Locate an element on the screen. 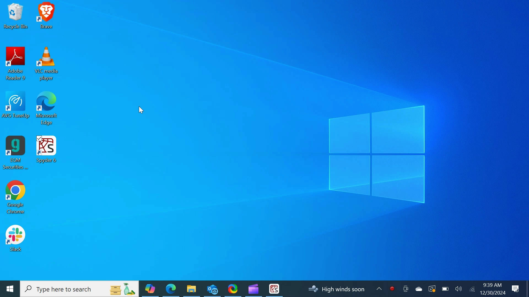 The width and height of the screenshot is (529, 297). Restart Update is located at coordinates (431, 288).